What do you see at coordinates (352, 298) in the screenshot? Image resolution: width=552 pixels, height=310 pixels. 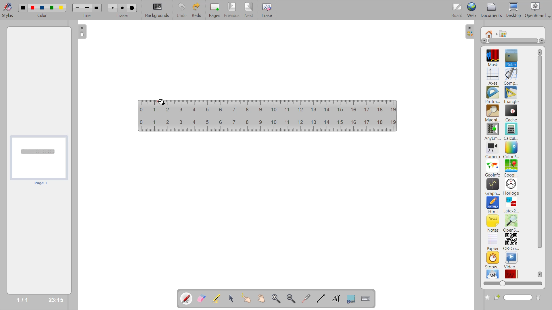 I see `capture part of the screen` at bounding box center [352, 298].